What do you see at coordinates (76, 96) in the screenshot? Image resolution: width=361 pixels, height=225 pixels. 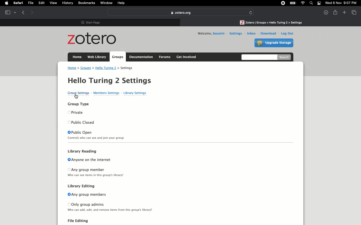 I see `cursor` at bounding box center [76, 96].